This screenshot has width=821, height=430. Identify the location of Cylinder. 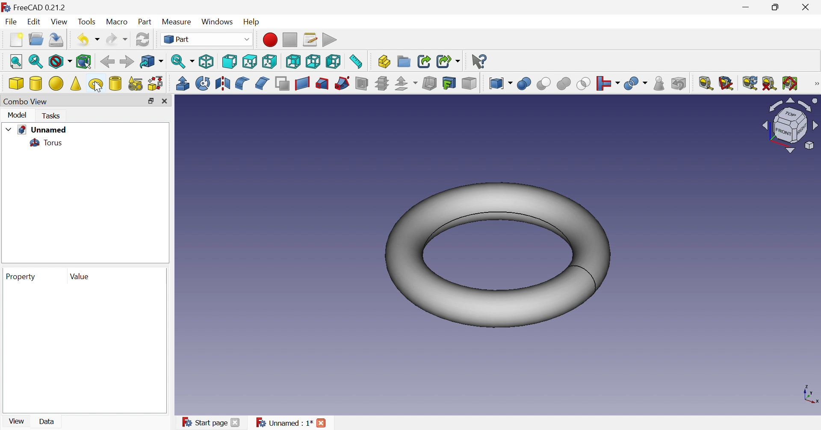
(36, 84).